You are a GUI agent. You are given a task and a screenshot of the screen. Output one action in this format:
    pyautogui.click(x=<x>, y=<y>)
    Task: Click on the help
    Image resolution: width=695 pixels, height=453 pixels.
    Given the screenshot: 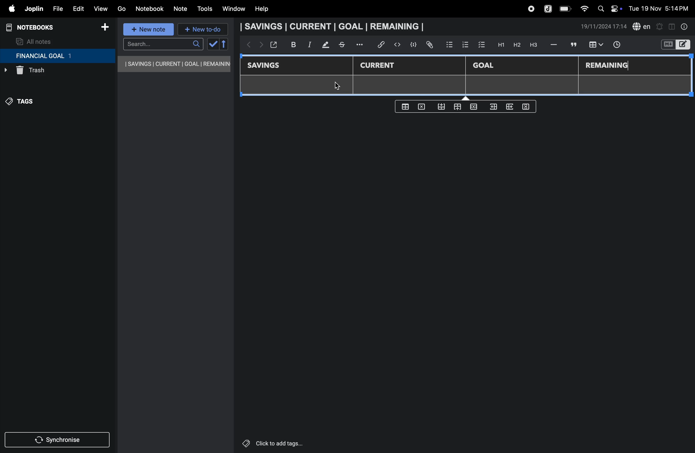 What is the action you would take?
    pyautogui.click(x=266, y=9)
    